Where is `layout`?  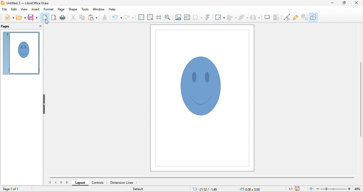
layout is located at coordinates (81, 183).